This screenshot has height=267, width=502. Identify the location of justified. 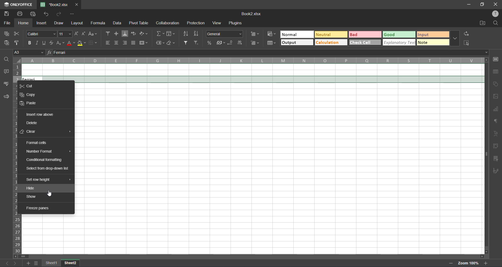
(134, 42).